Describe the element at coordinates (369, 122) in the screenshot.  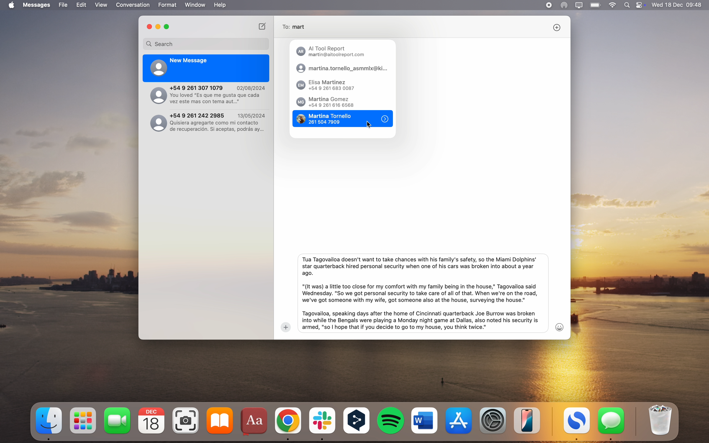
I see `cursor` at that location.